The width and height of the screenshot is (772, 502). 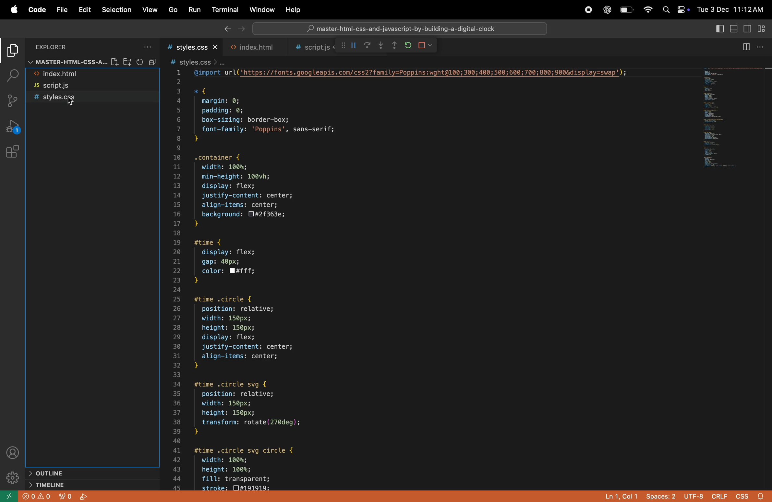 What do you see at coordinates (368, 46) in the screenshot?
I see `redo` at bounding box center [368, 46].